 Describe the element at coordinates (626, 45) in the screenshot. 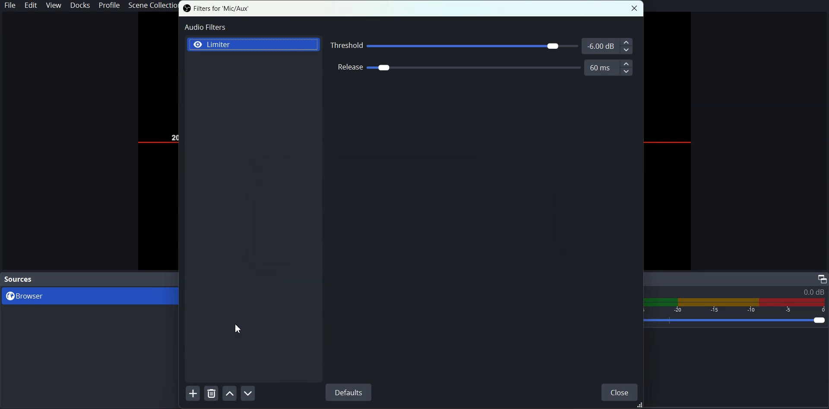

I see `Increase or decrease Units` at that location.